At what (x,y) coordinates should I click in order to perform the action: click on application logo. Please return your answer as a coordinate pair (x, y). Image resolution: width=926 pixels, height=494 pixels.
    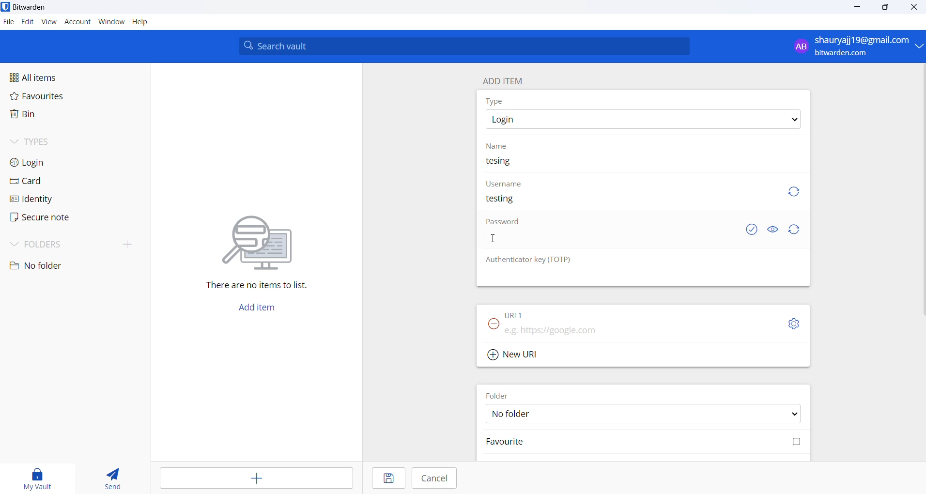
    Looking at the image, I should click on (6, 6).